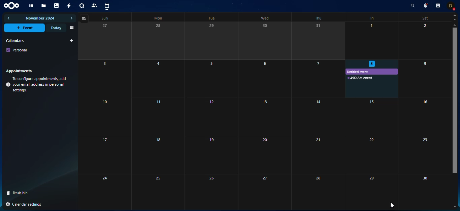 The width and height of the screenshot is (460, 211). What do you see at coordinates (104, 18) in the screenshot?
I see `sun` at bounding box center [104, 18].